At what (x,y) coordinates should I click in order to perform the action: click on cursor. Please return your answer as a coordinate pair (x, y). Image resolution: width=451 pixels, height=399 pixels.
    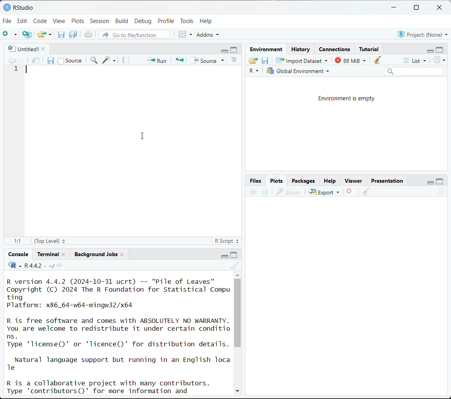
    Looking at the image, I should click on (144, 136).